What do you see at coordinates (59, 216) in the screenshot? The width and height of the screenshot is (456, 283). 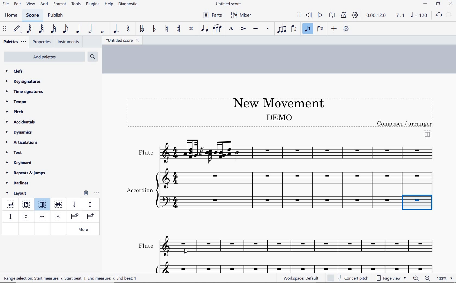 I see `insert text frame` at bounding box center [59, 216].